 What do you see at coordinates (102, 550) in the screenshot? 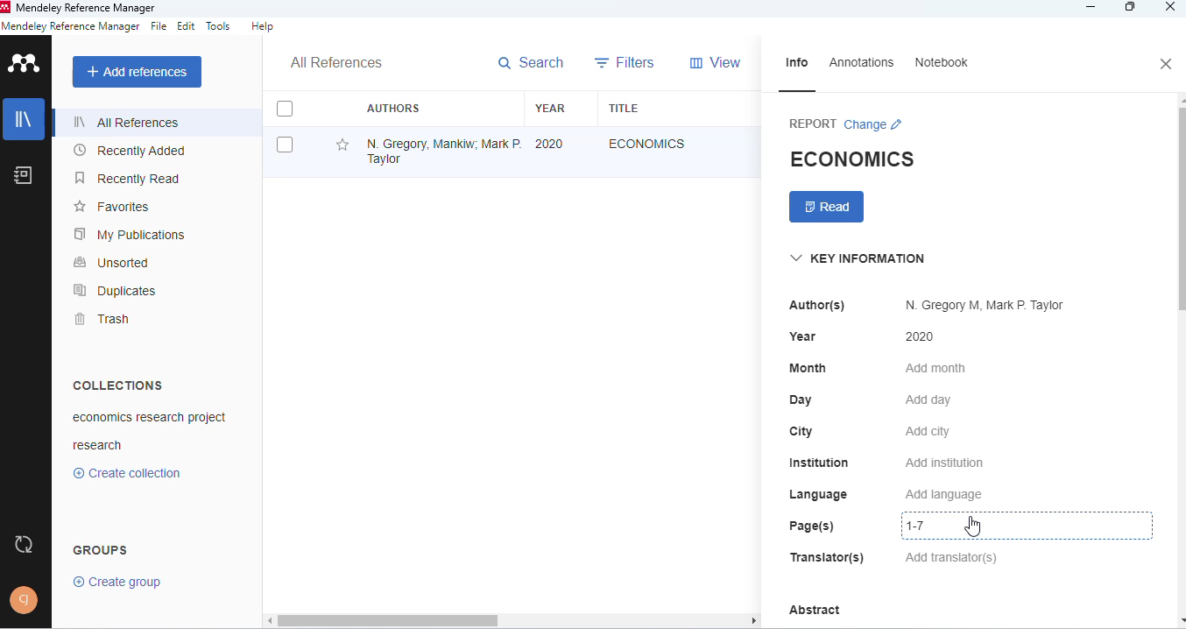
I see `groups` at bounding box center [102, 550].